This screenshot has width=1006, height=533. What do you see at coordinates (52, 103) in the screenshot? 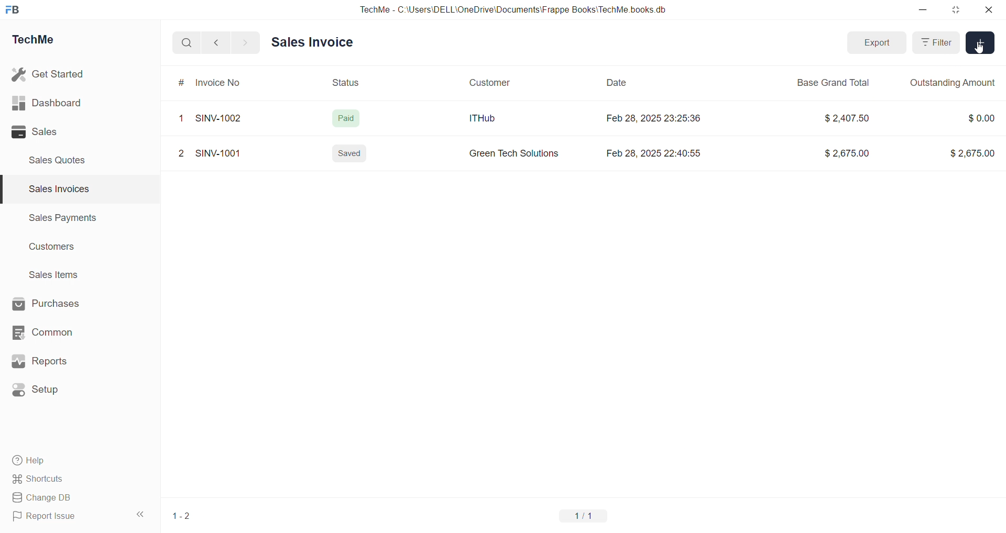
I see `ull Dashboard` at bounding box center [52, 103].